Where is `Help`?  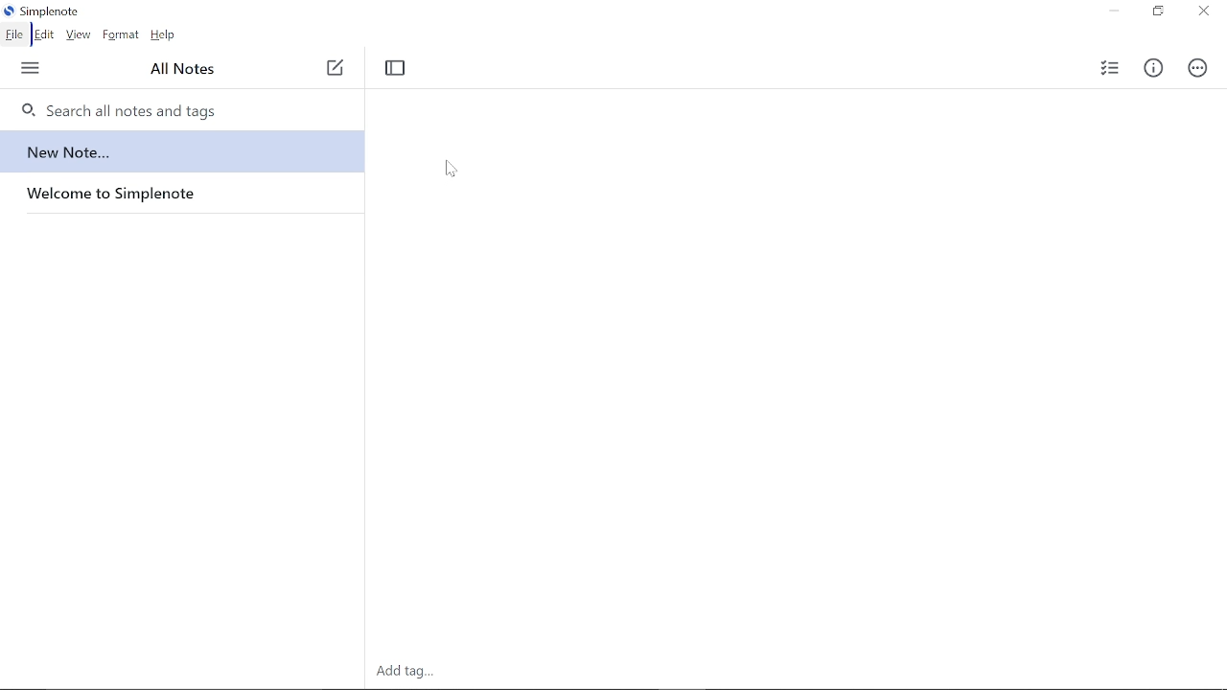 Help is located at coordinates (167, 36).